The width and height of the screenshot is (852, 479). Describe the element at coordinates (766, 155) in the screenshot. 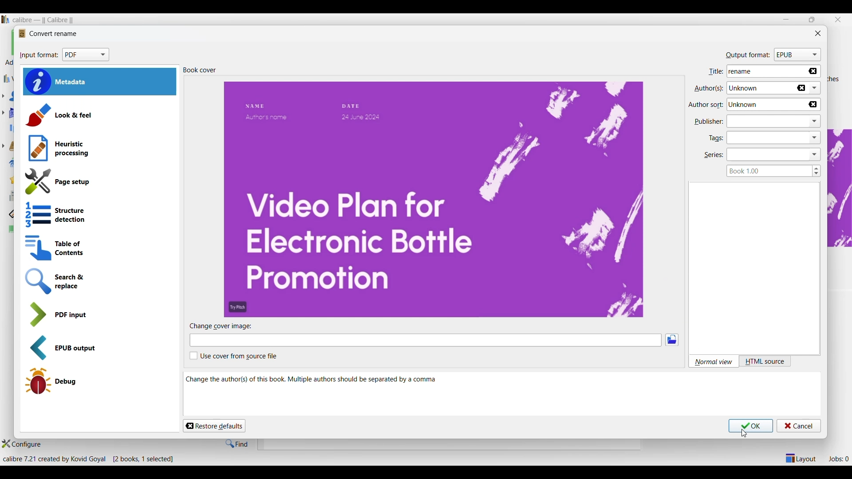

I see `Type in series` at that location.